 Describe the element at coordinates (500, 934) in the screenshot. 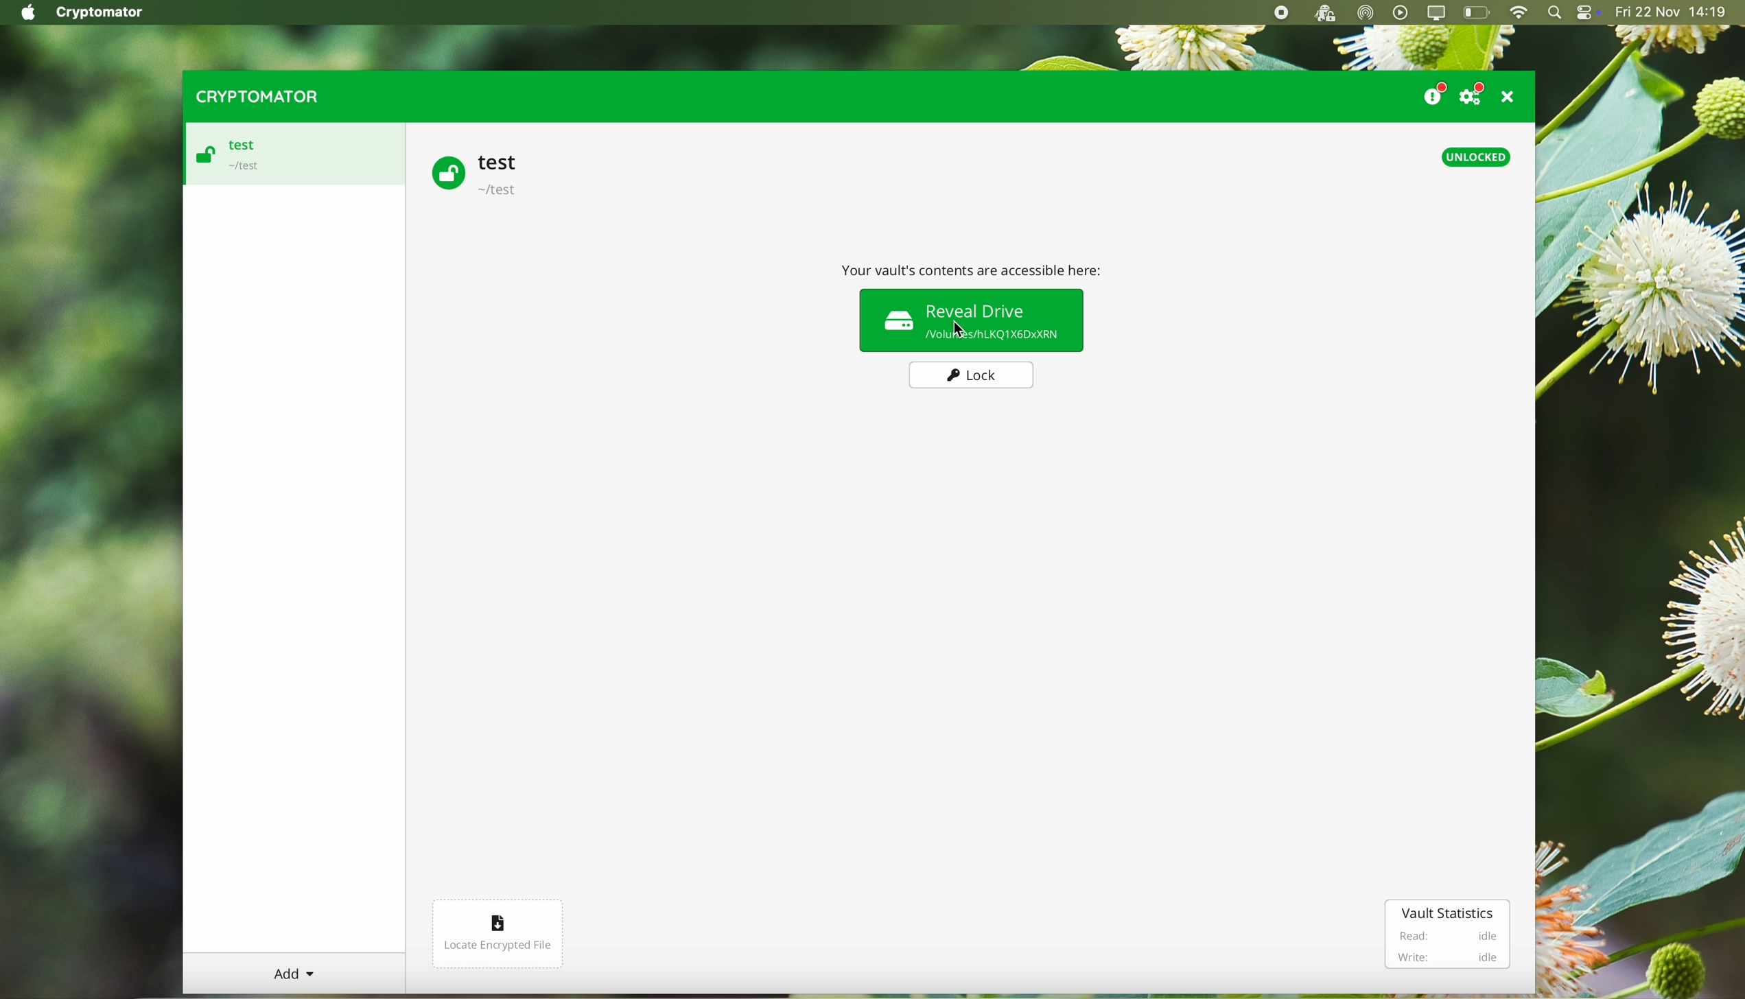

I see `locate encrypted file` at that location.